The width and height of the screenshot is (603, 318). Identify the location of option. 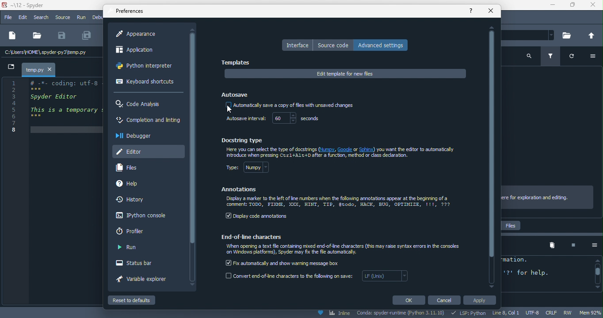
(591, 245).